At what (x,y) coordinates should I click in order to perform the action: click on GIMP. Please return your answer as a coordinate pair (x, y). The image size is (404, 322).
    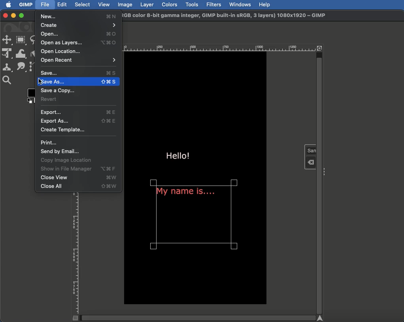
    Looking at the image, I should click on (26, 5).